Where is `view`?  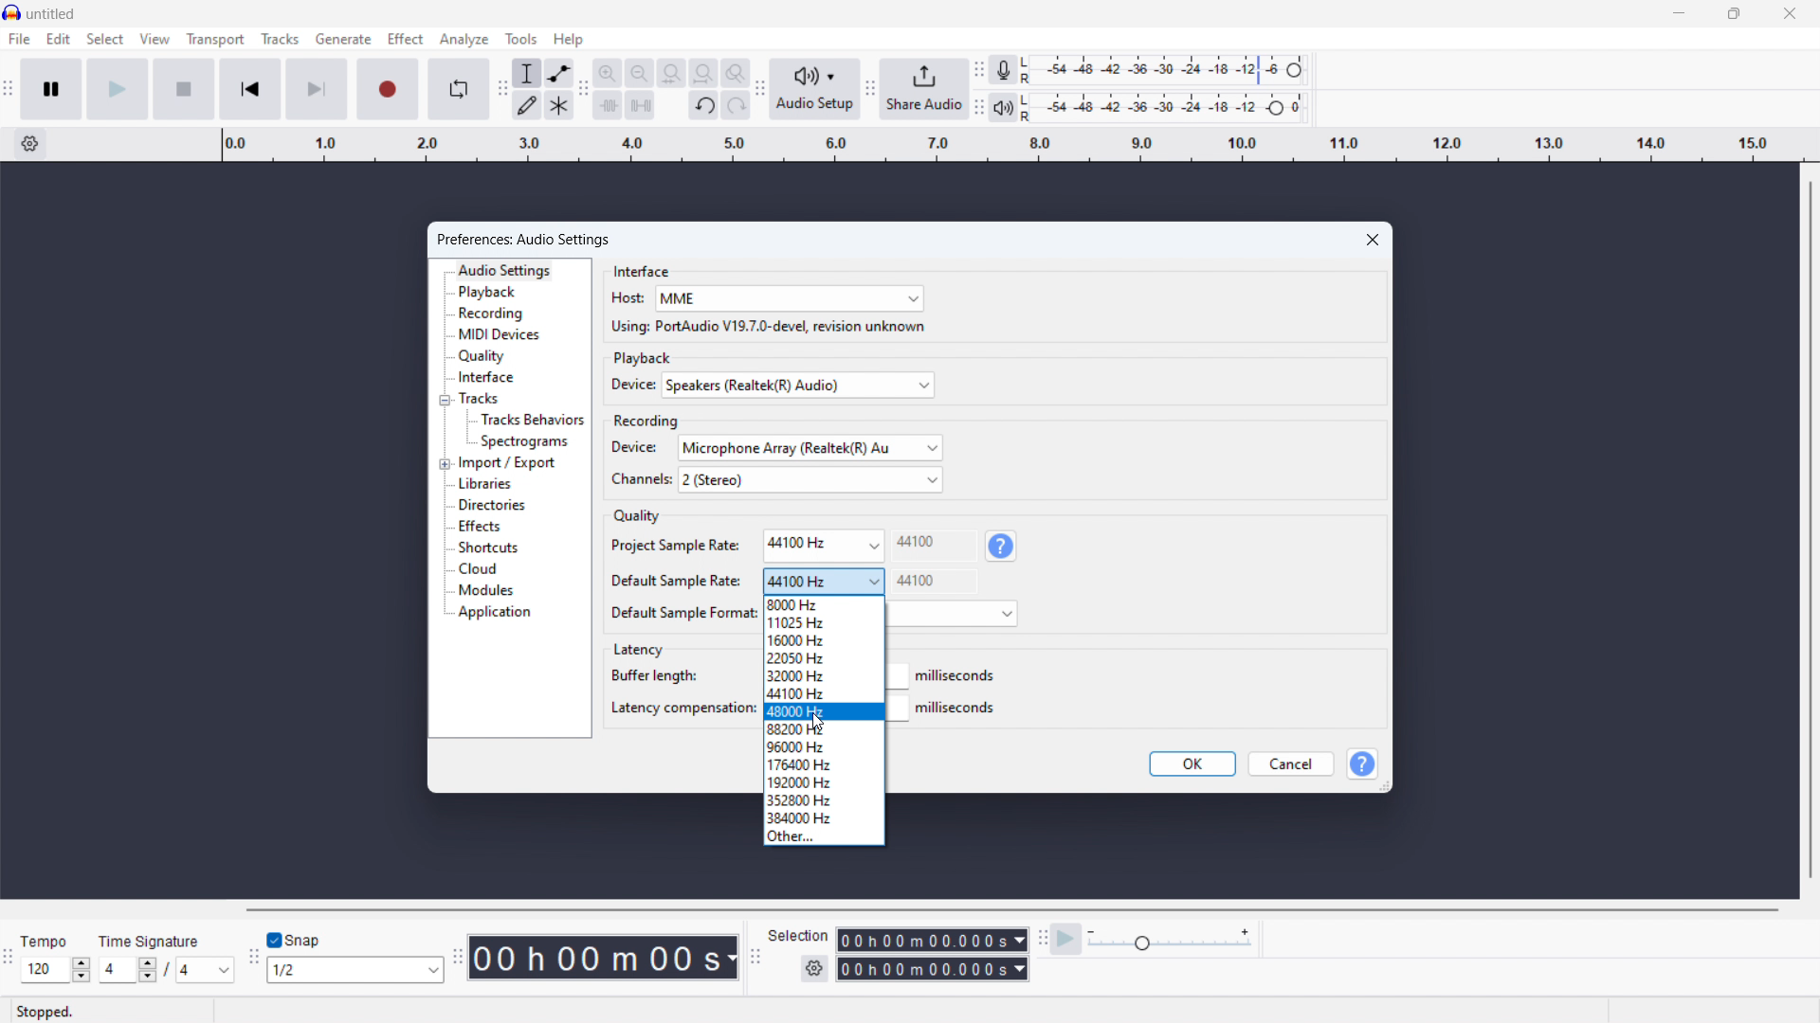
view is located at coordinates (155, 39).